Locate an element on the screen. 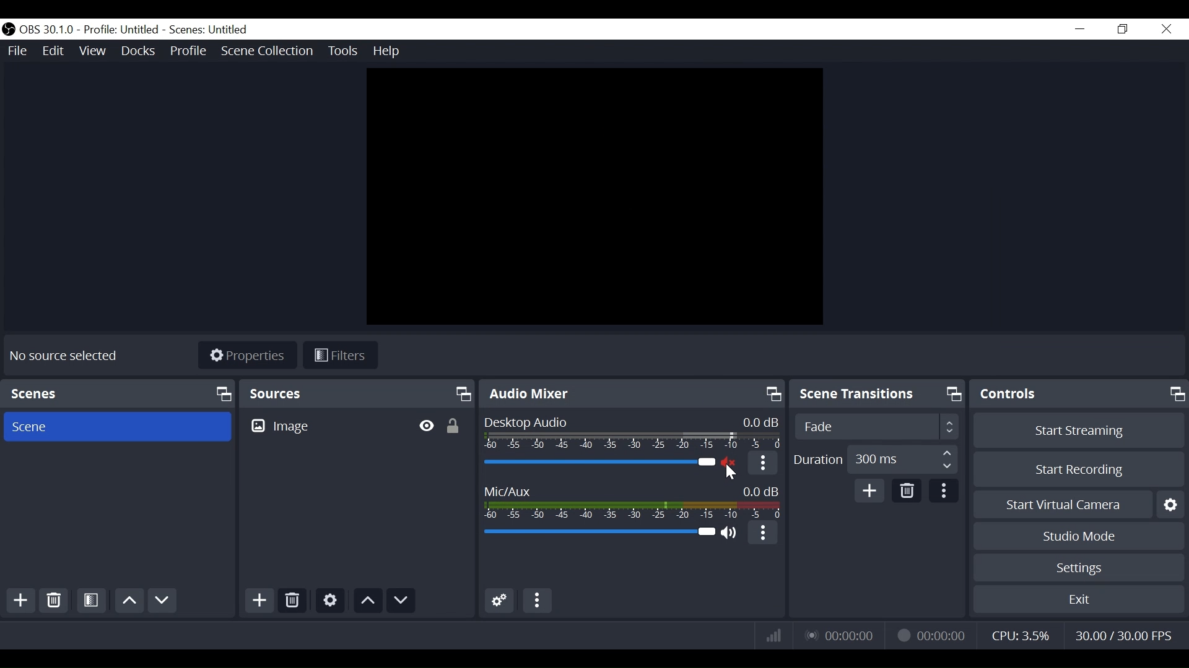 This screenshot has width=1189, height=668. No Source selected is located at coordinates (68, 355).